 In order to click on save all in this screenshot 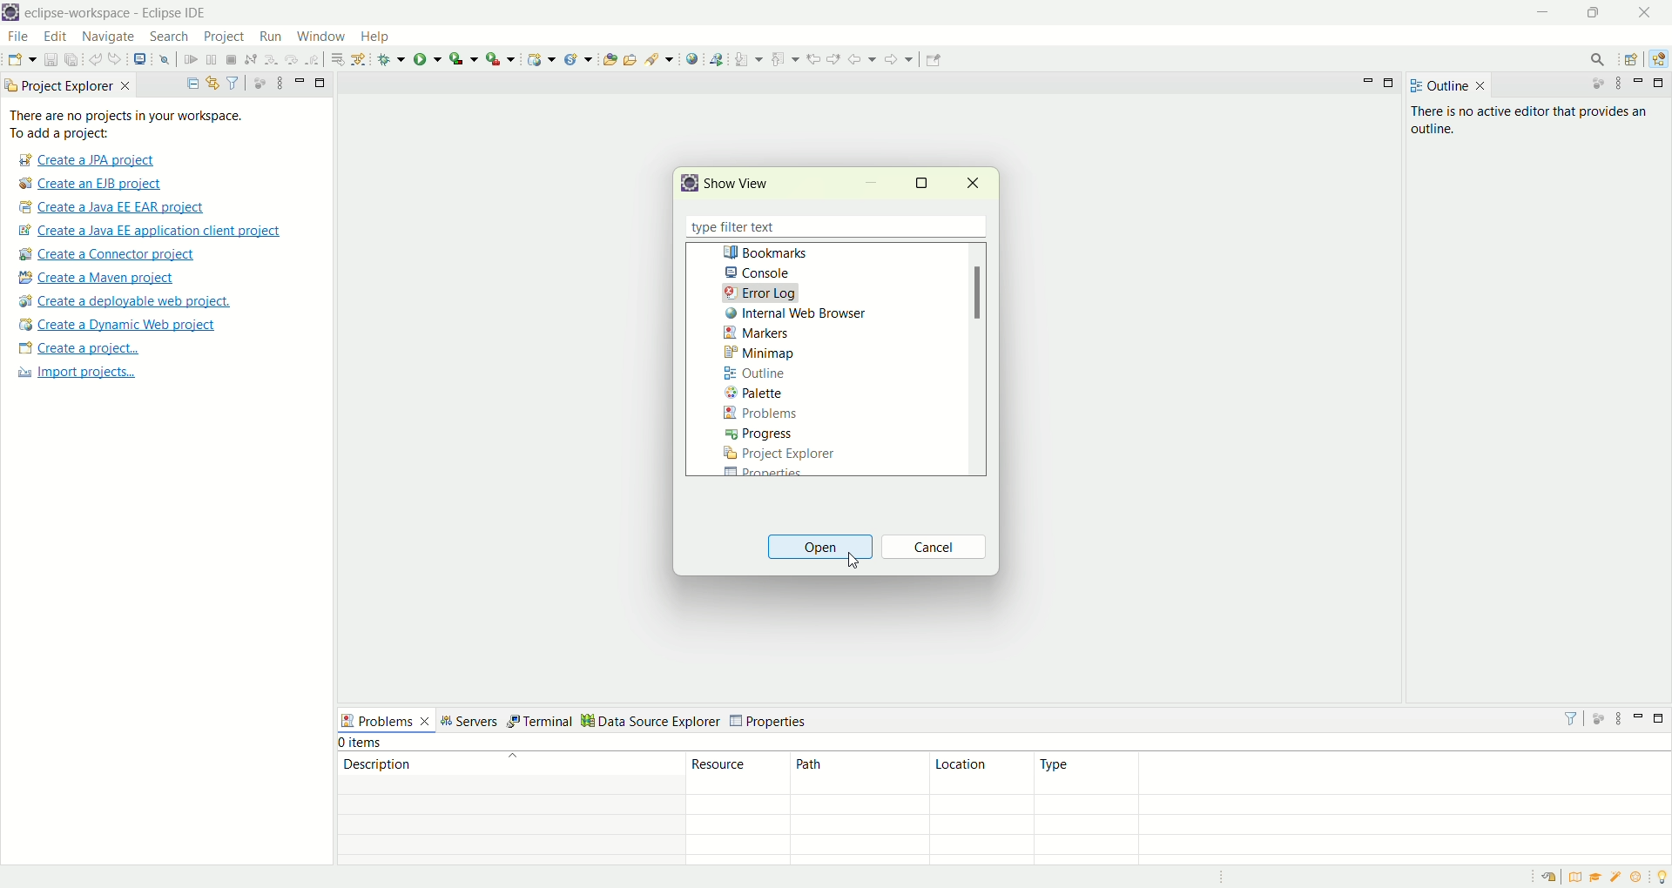, I will do `click(71, 59)`.